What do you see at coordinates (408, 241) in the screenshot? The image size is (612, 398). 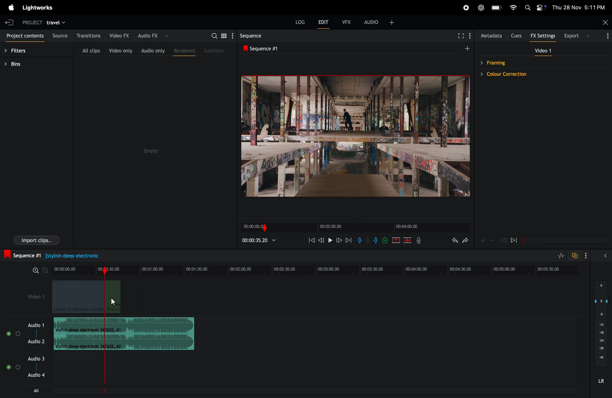 I see `delete ` at bounding box center [408, 241].